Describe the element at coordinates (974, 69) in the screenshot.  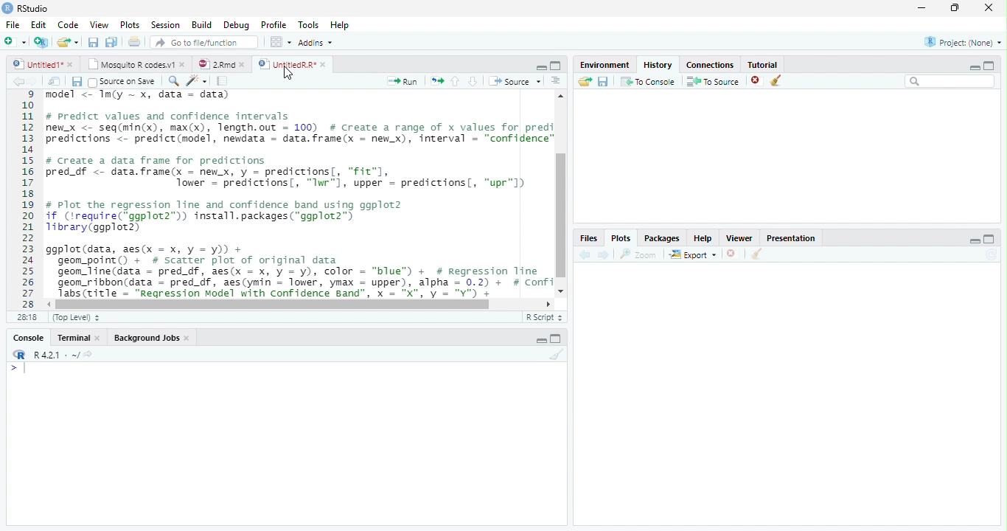
I see `Minimize` at that location.